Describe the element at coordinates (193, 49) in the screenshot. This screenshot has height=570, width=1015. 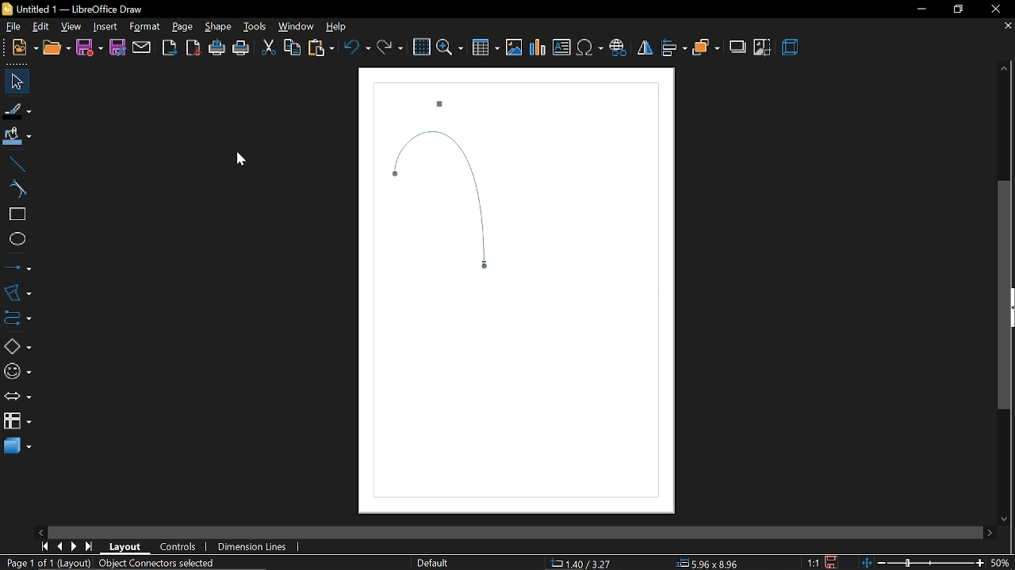
I see `export as pdf` at that location.